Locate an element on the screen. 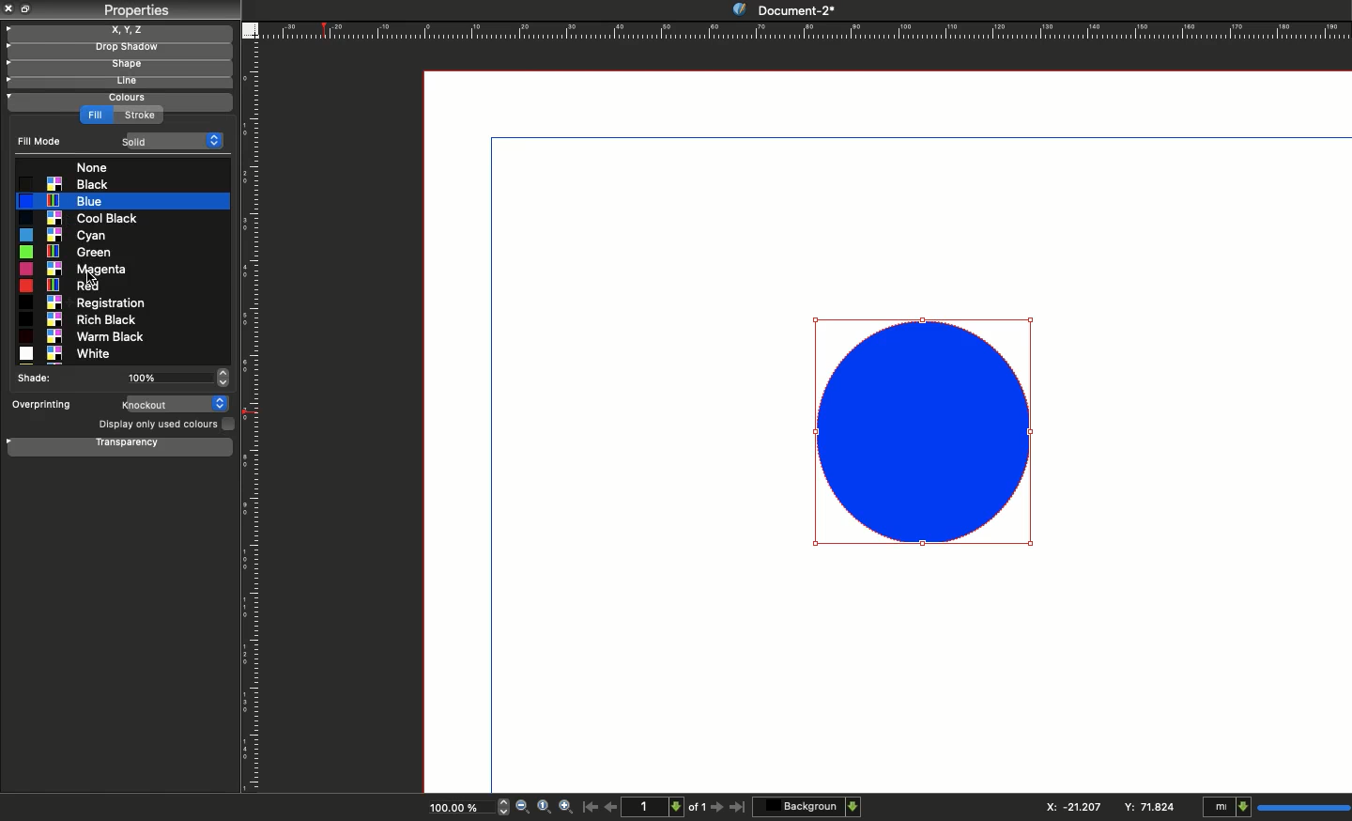  zoom in and out is located at coordinates (499, 806).